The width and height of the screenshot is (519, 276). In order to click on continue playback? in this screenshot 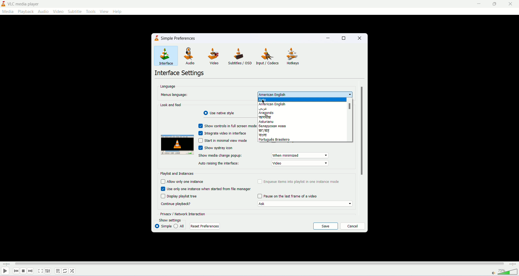, I will do `click(176, 204)`.